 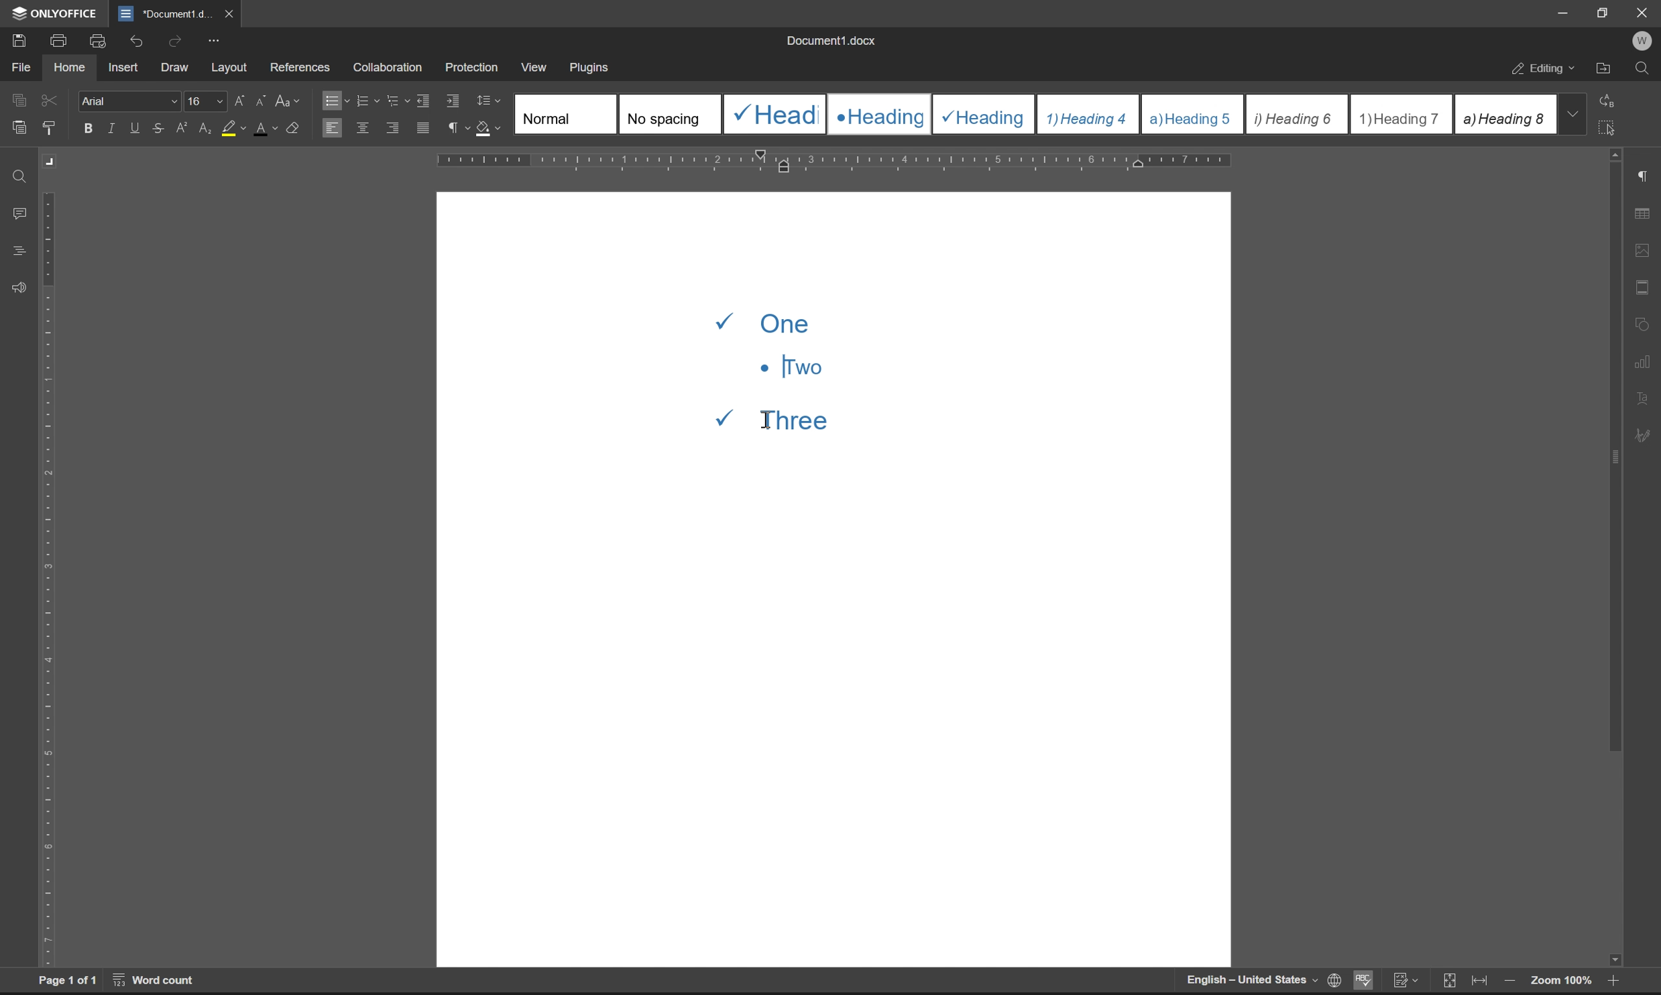 What do you see at coordinates (178, 40) in the screenshot?
I see `redo` at bounding box center [178, 40].